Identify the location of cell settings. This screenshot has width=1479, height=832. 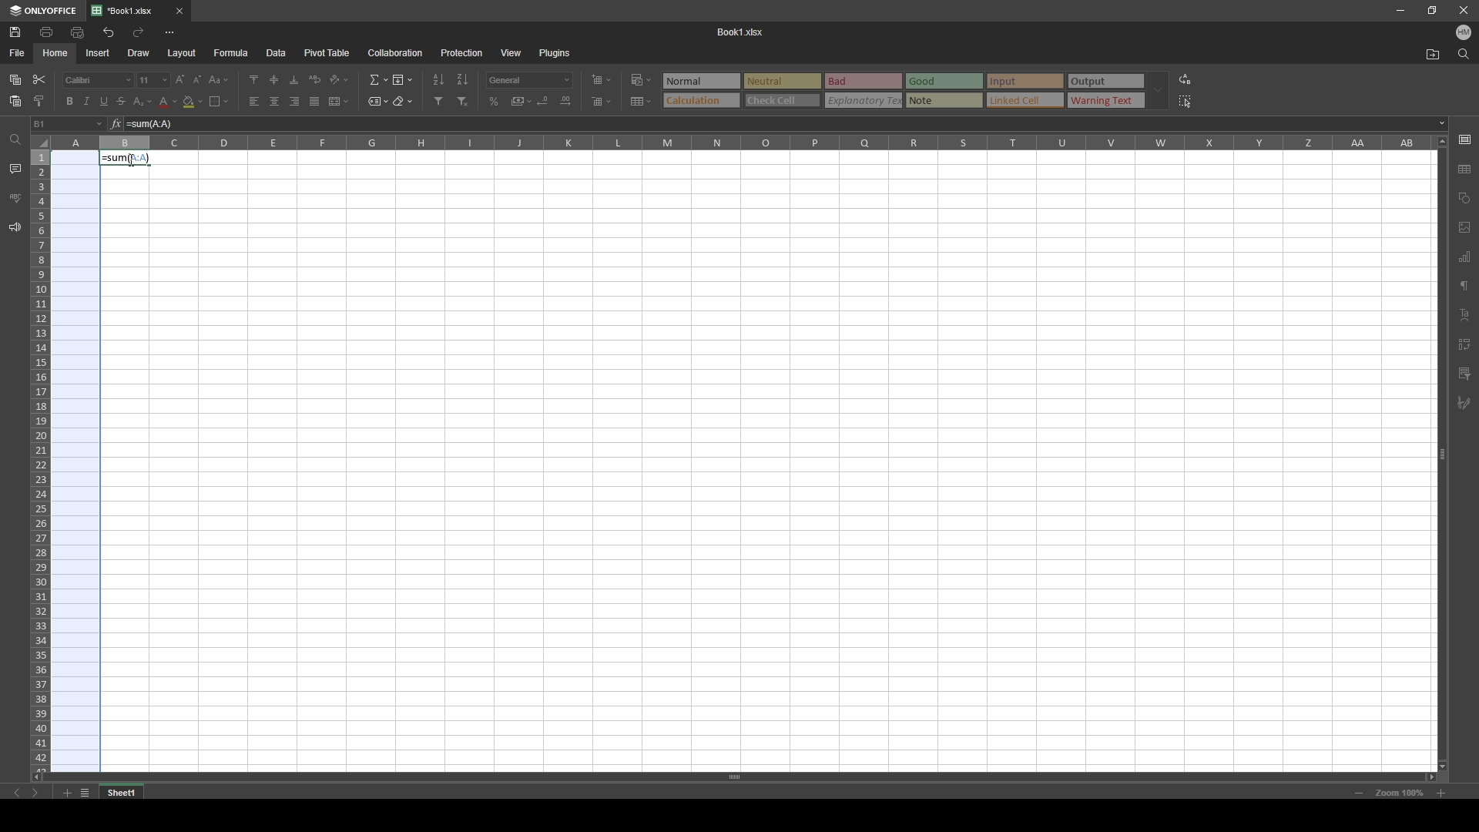
(1464, 139).